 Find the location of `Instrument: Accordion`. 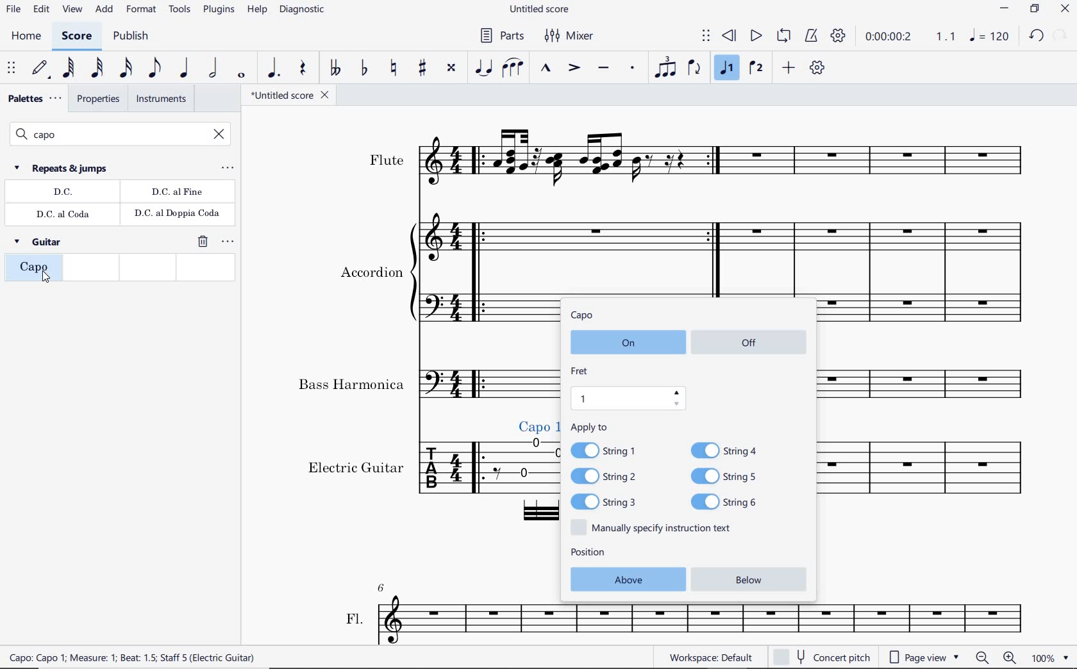

Instrument: Accordion is located at coordinates (932, 273).